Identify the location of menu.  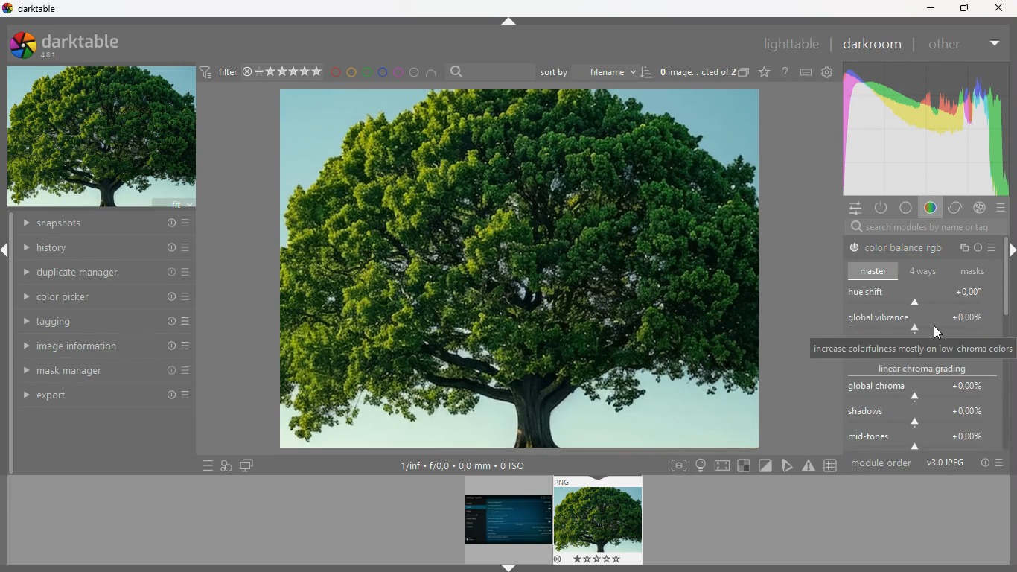
(1002, 209).